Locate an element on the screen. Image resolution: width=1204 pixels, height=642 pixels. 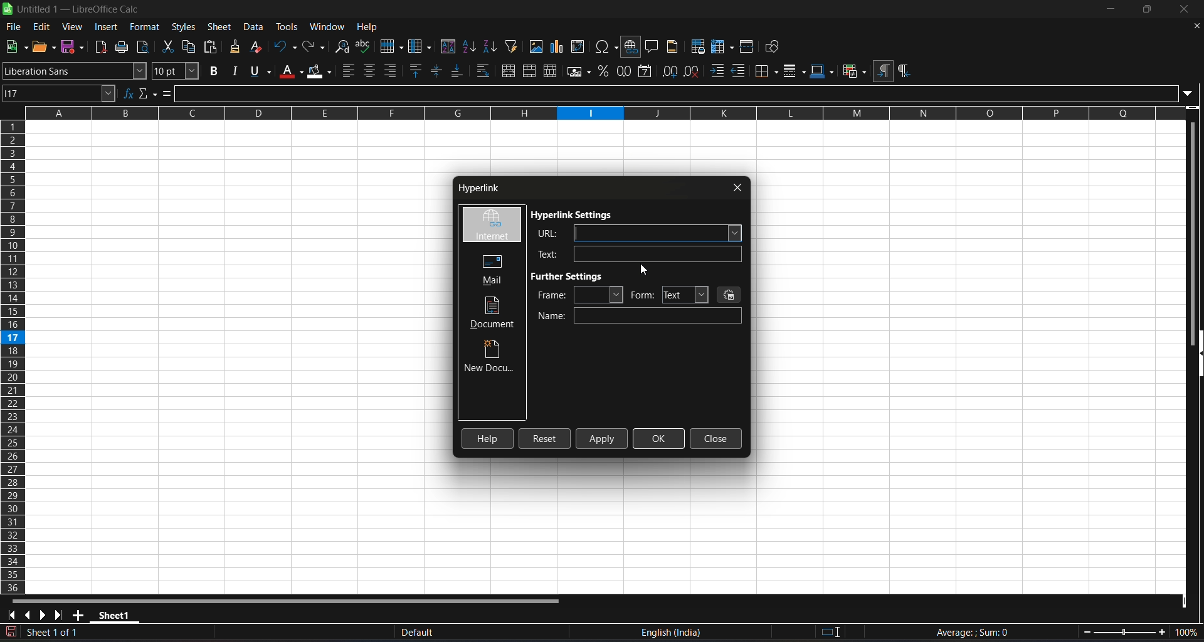
name is located at coordinates (640, 316).